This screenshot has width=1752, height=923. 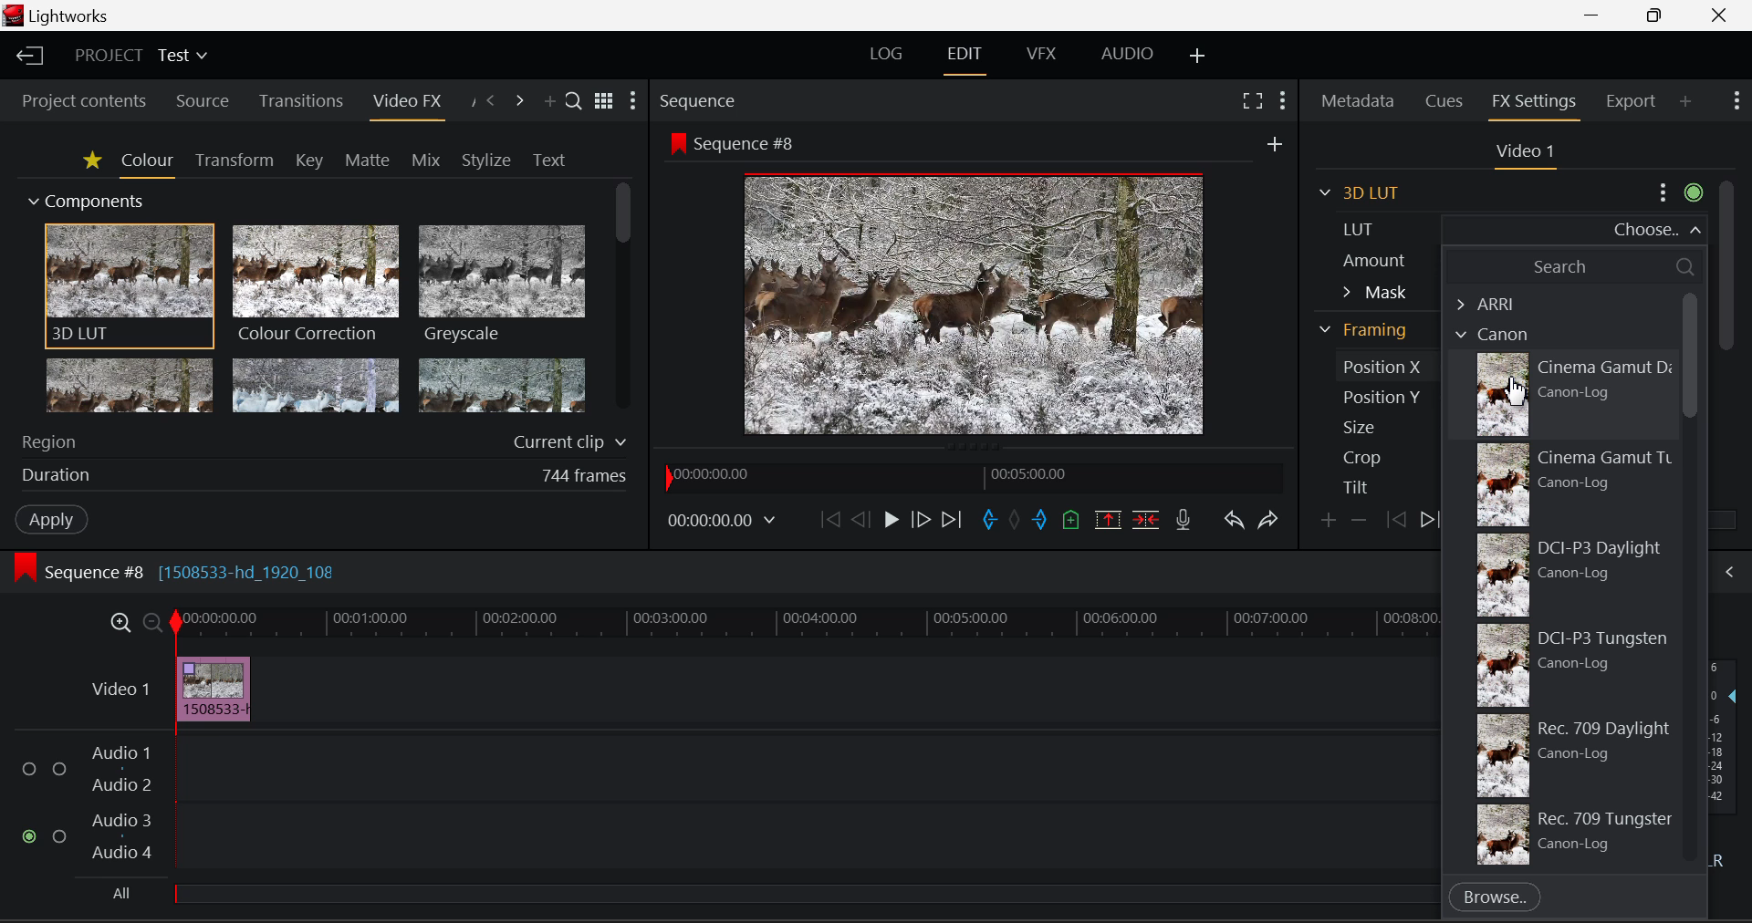 I want to click on Mark Out, so click(x=1040, y=520).